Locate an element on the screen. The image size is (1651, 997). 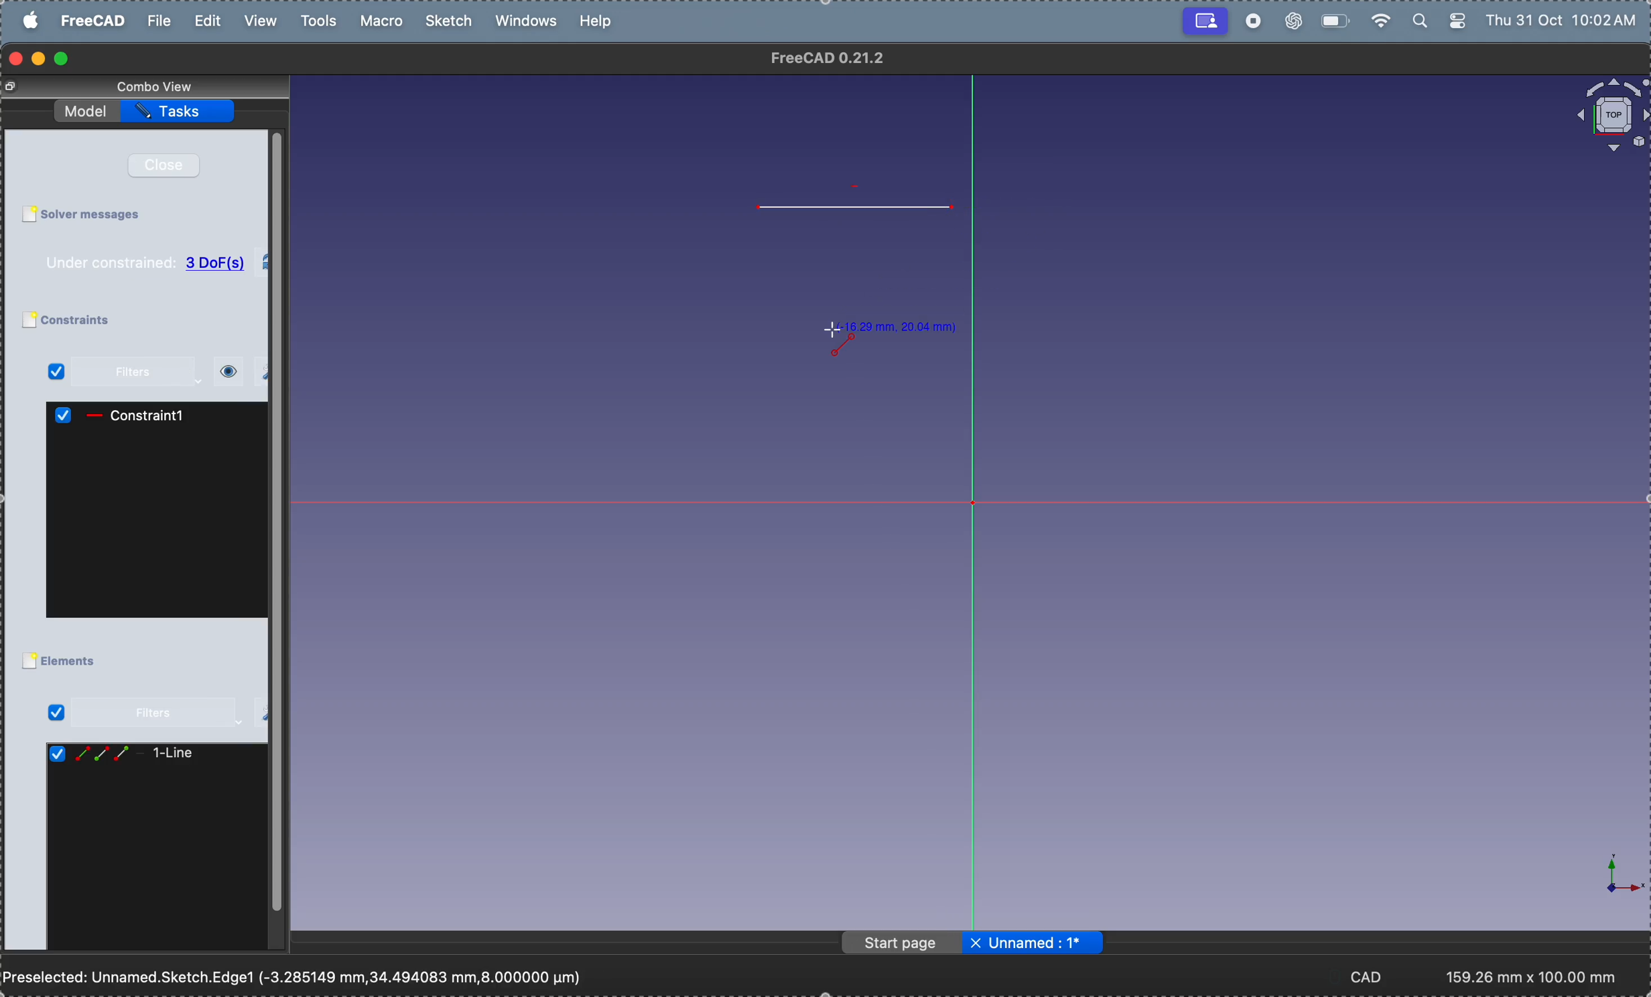
(16.29 mm, 20.04 mm) is located at coordinates (899, 326).